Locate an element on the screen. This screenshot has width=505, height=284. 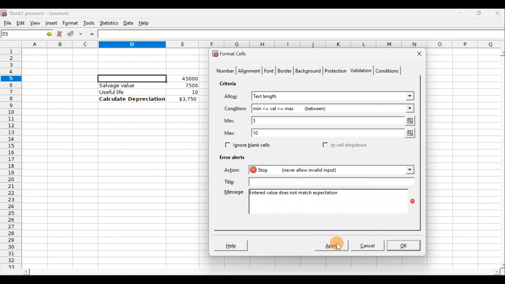
7500 is located at coordinates (183, 85).